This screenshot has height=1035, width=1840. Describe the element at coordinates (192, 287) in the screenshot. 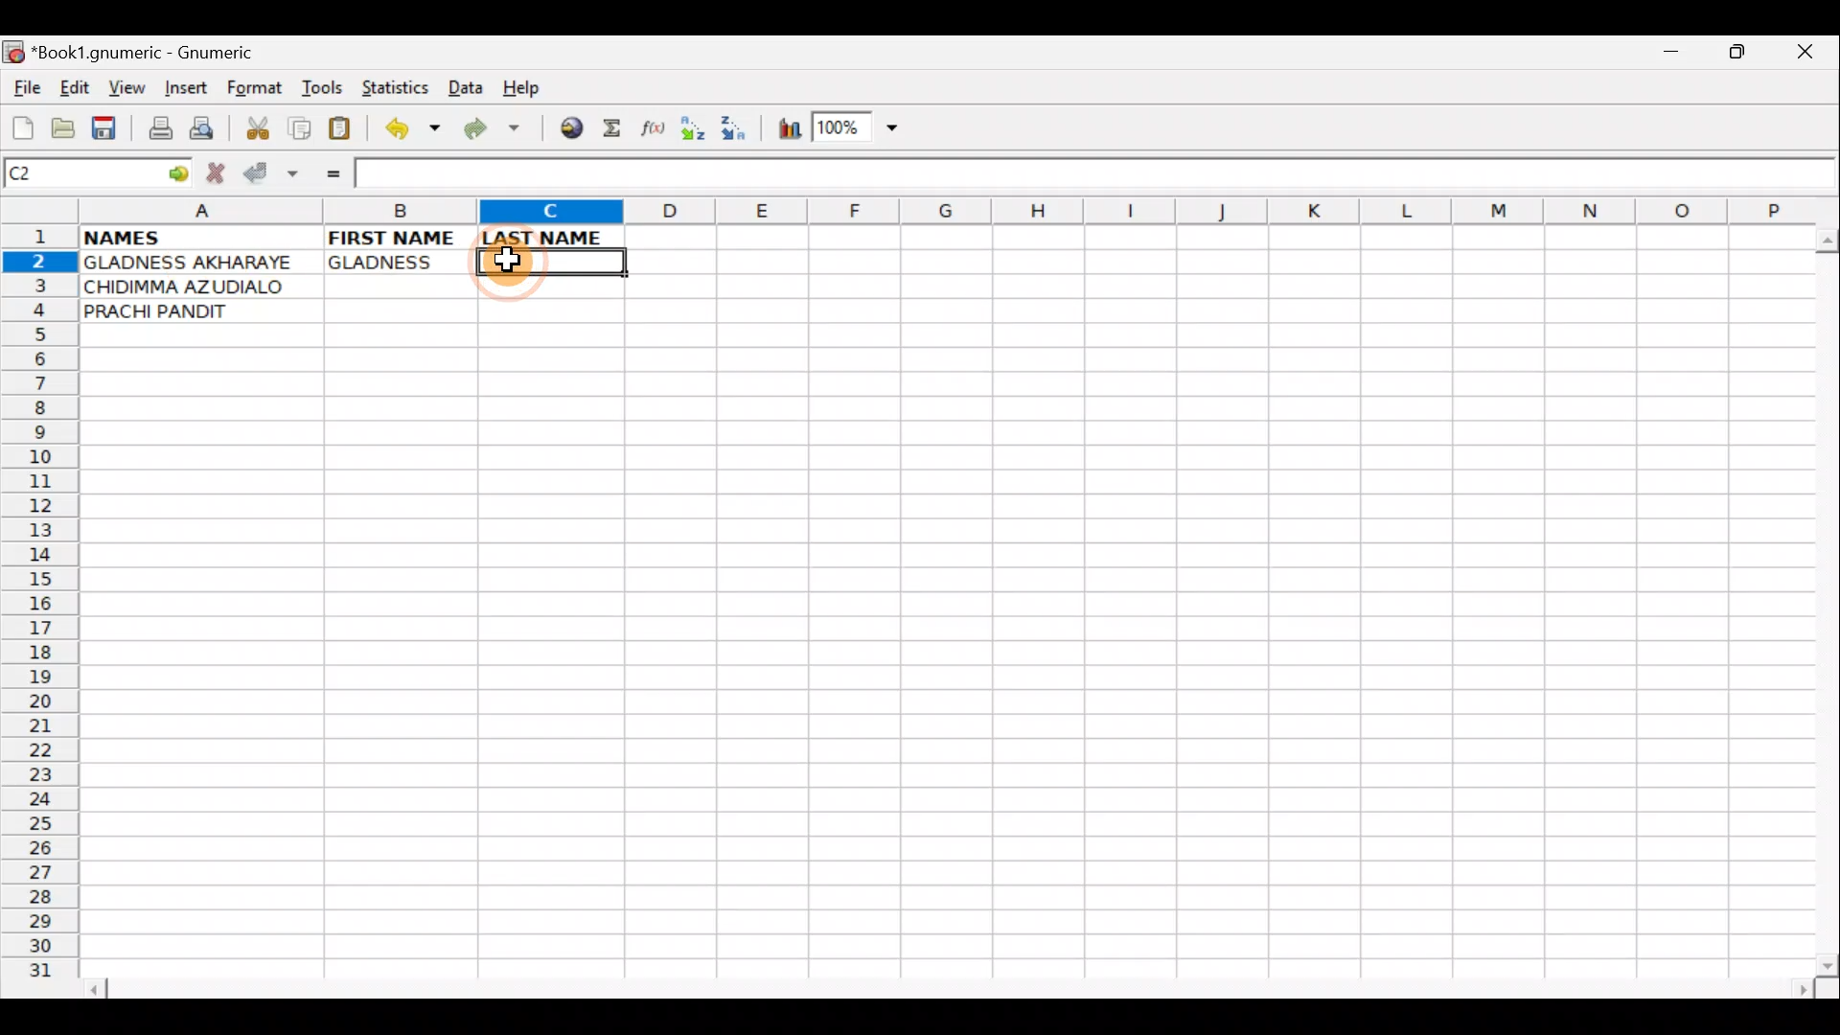

I see `CHIDIMMA AZUDIALO` at that location.